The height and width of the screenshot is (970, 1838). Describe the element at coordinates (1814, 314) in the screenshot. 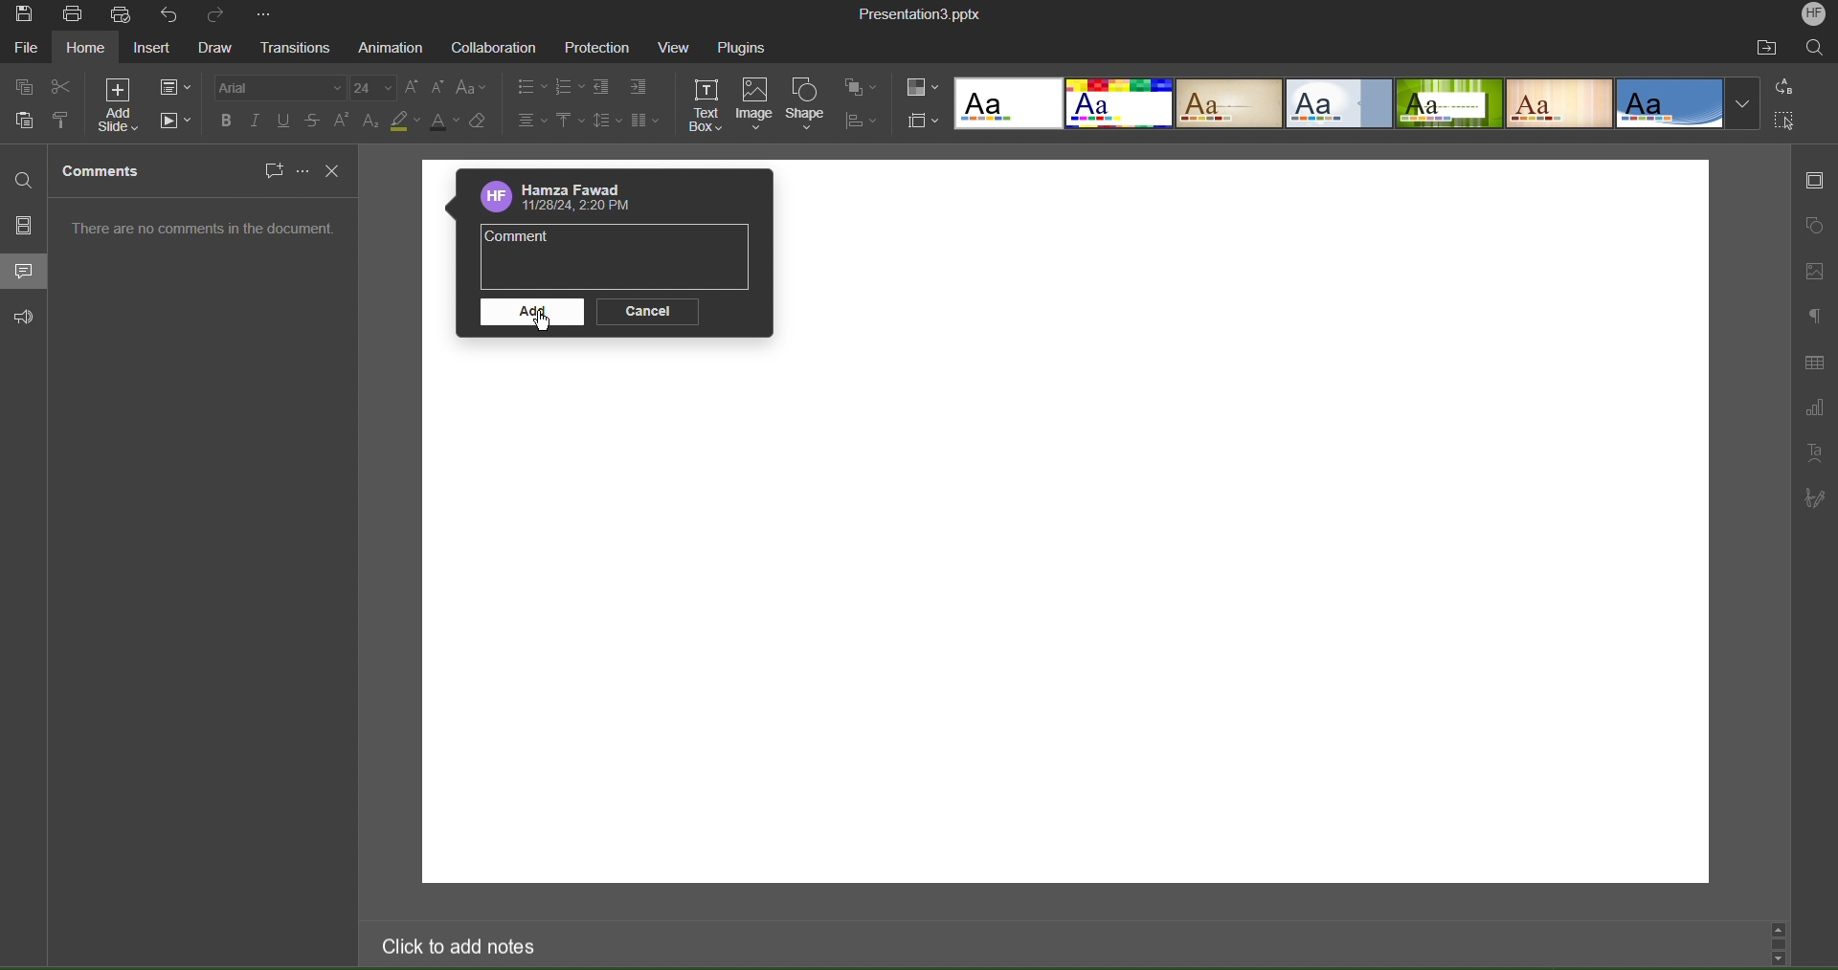

I see `Paragraph Settings` at that location.